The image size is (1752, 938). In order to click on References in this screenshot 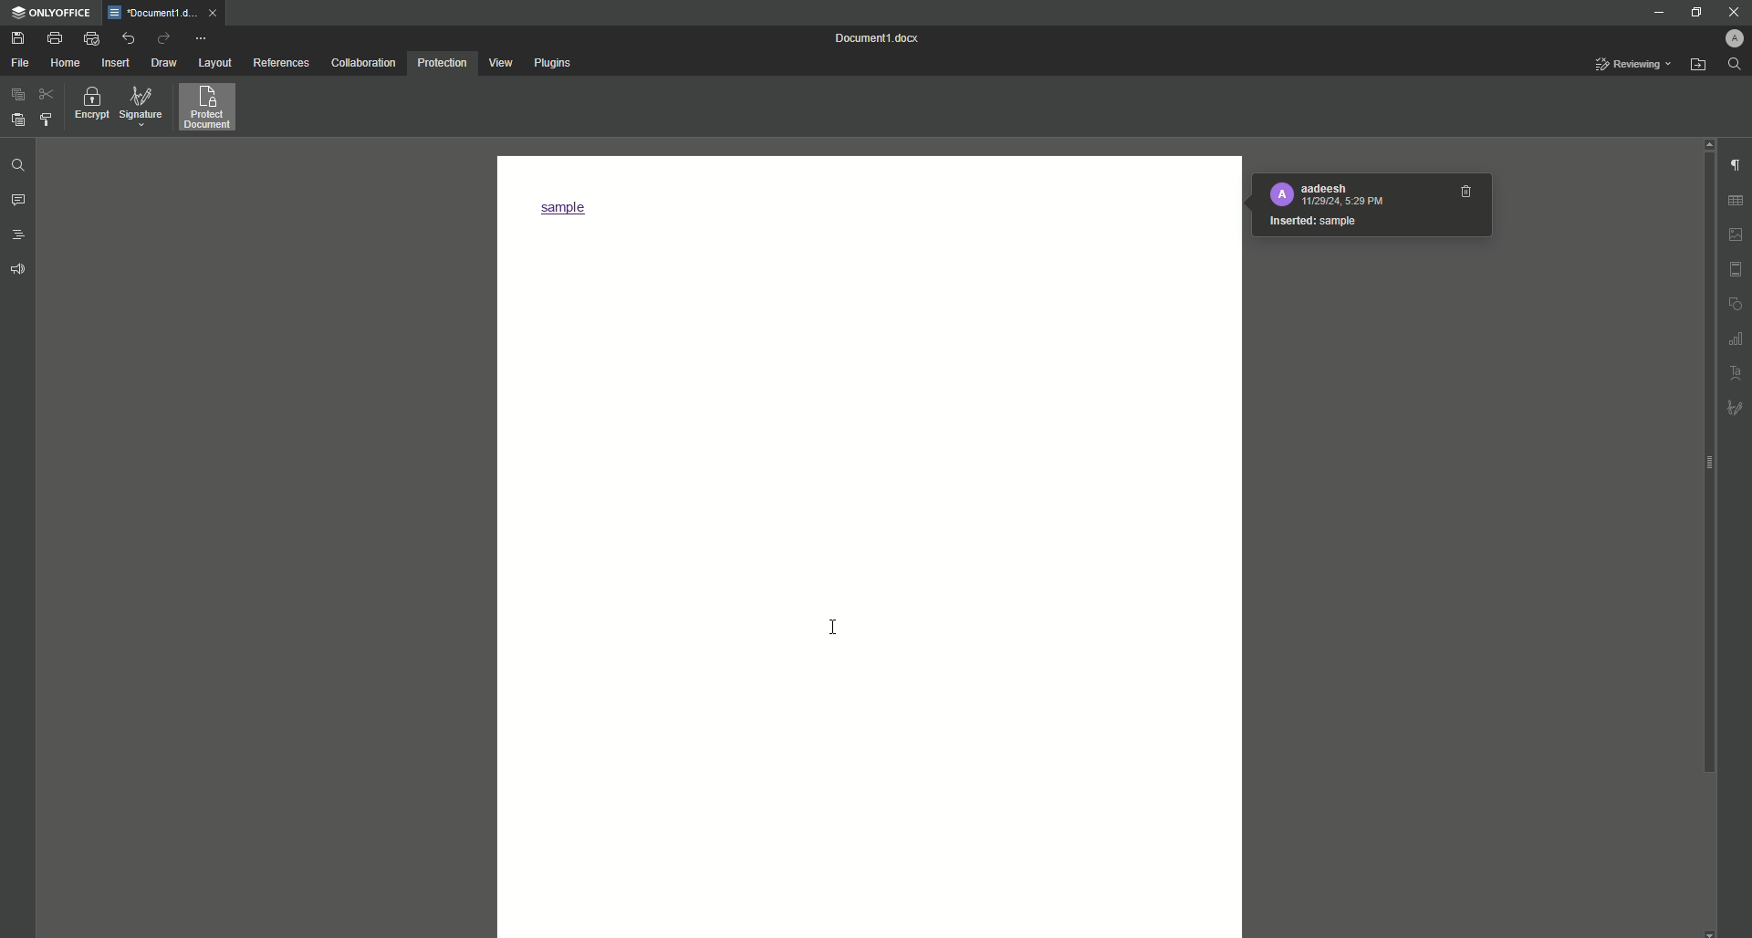, I will do `click(280, 63)`.